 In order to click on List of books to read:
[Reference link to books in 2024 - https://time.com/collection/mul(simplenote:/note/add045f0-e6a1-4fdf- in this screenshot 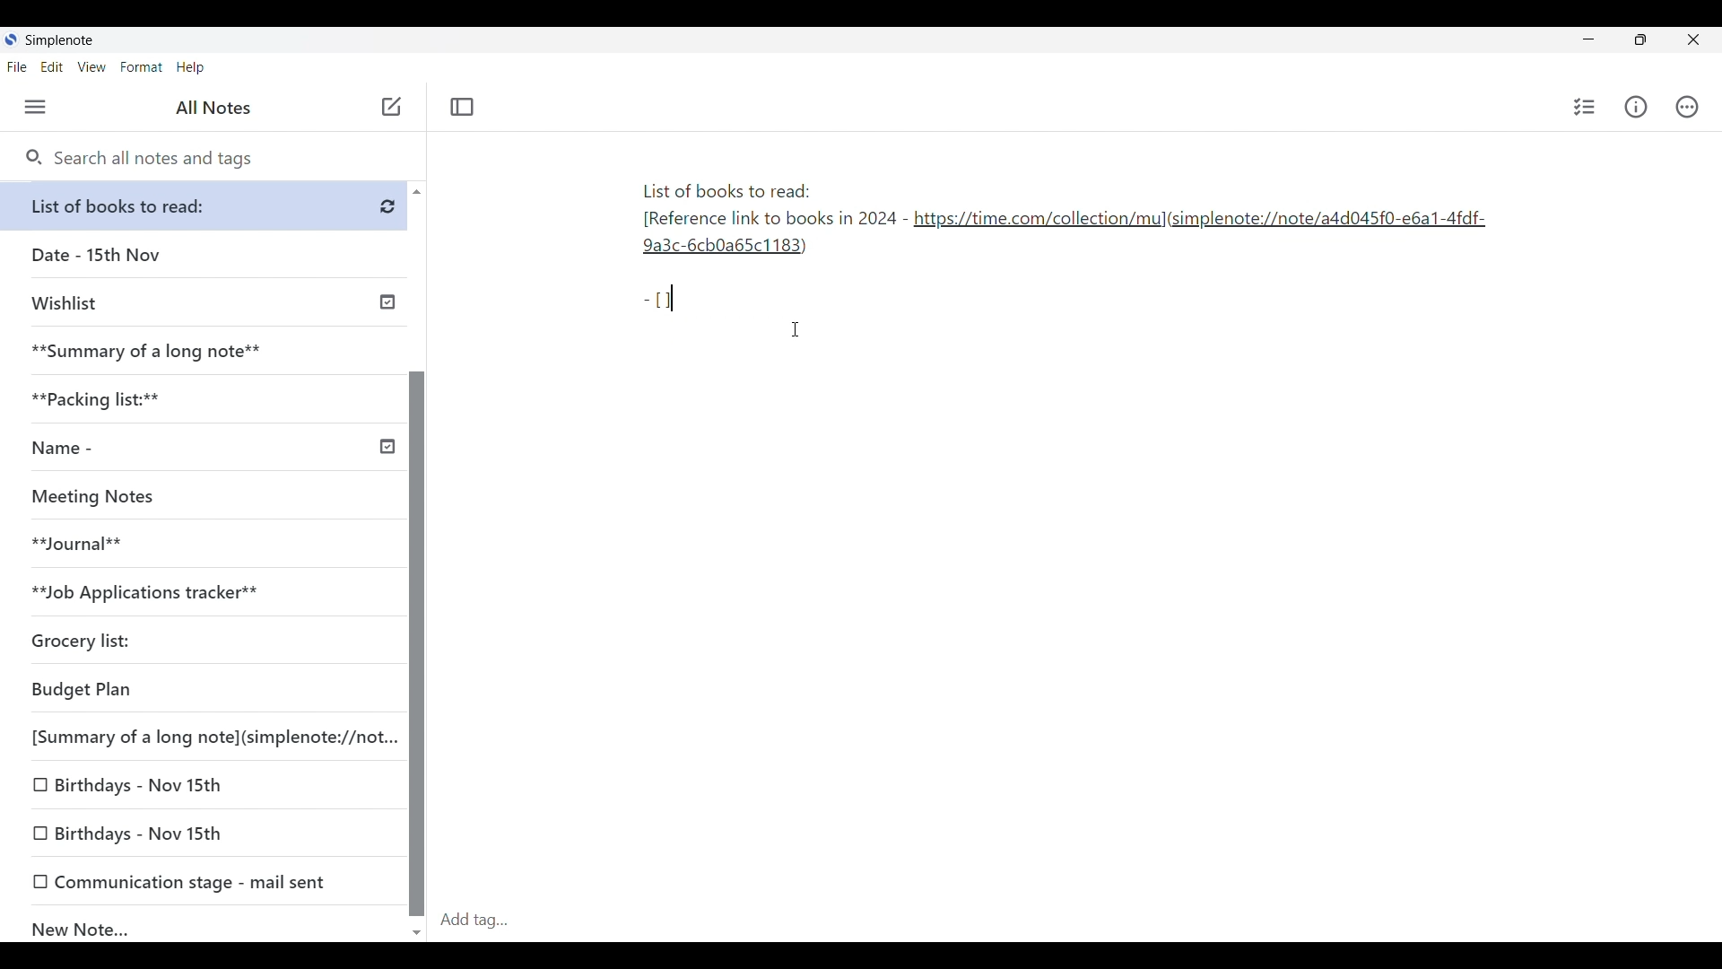, I will do `click(1061, 223)`.